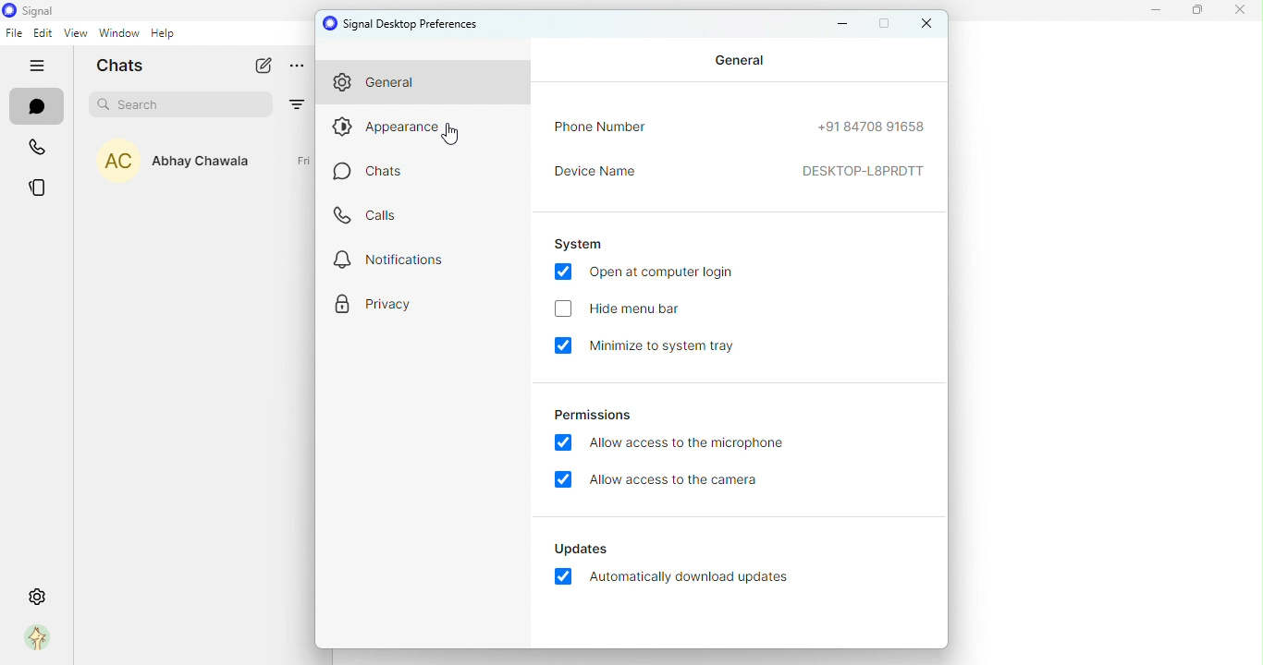 The height and width of the screenshot is (665, 1263). Describe the element at coordinates (885, 23) in the screenshot. I see `maximize` at that location.